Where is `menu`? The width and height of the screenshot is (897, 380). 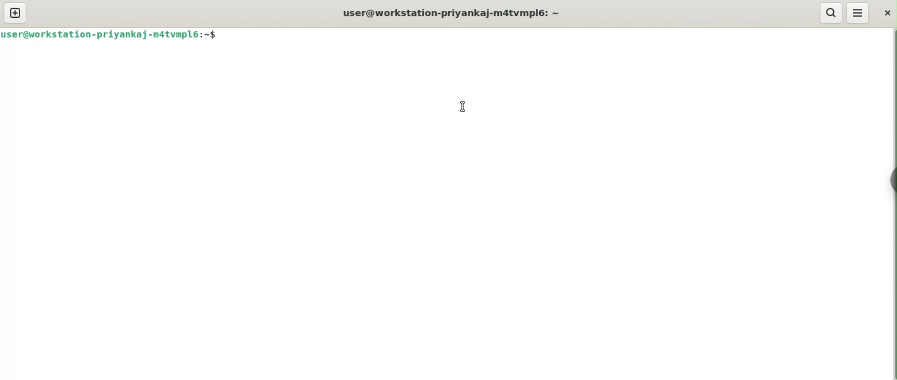
menu is located at coordinates (858, 13).